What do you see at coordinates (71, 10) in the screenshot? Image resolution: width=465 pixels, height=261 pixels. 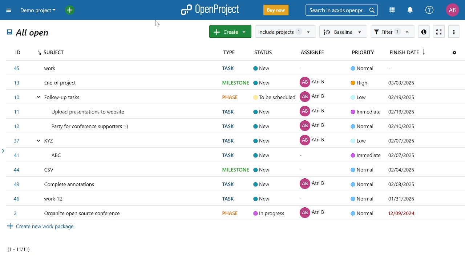 I see `open quick add menu` at bounding box center [71, 10].